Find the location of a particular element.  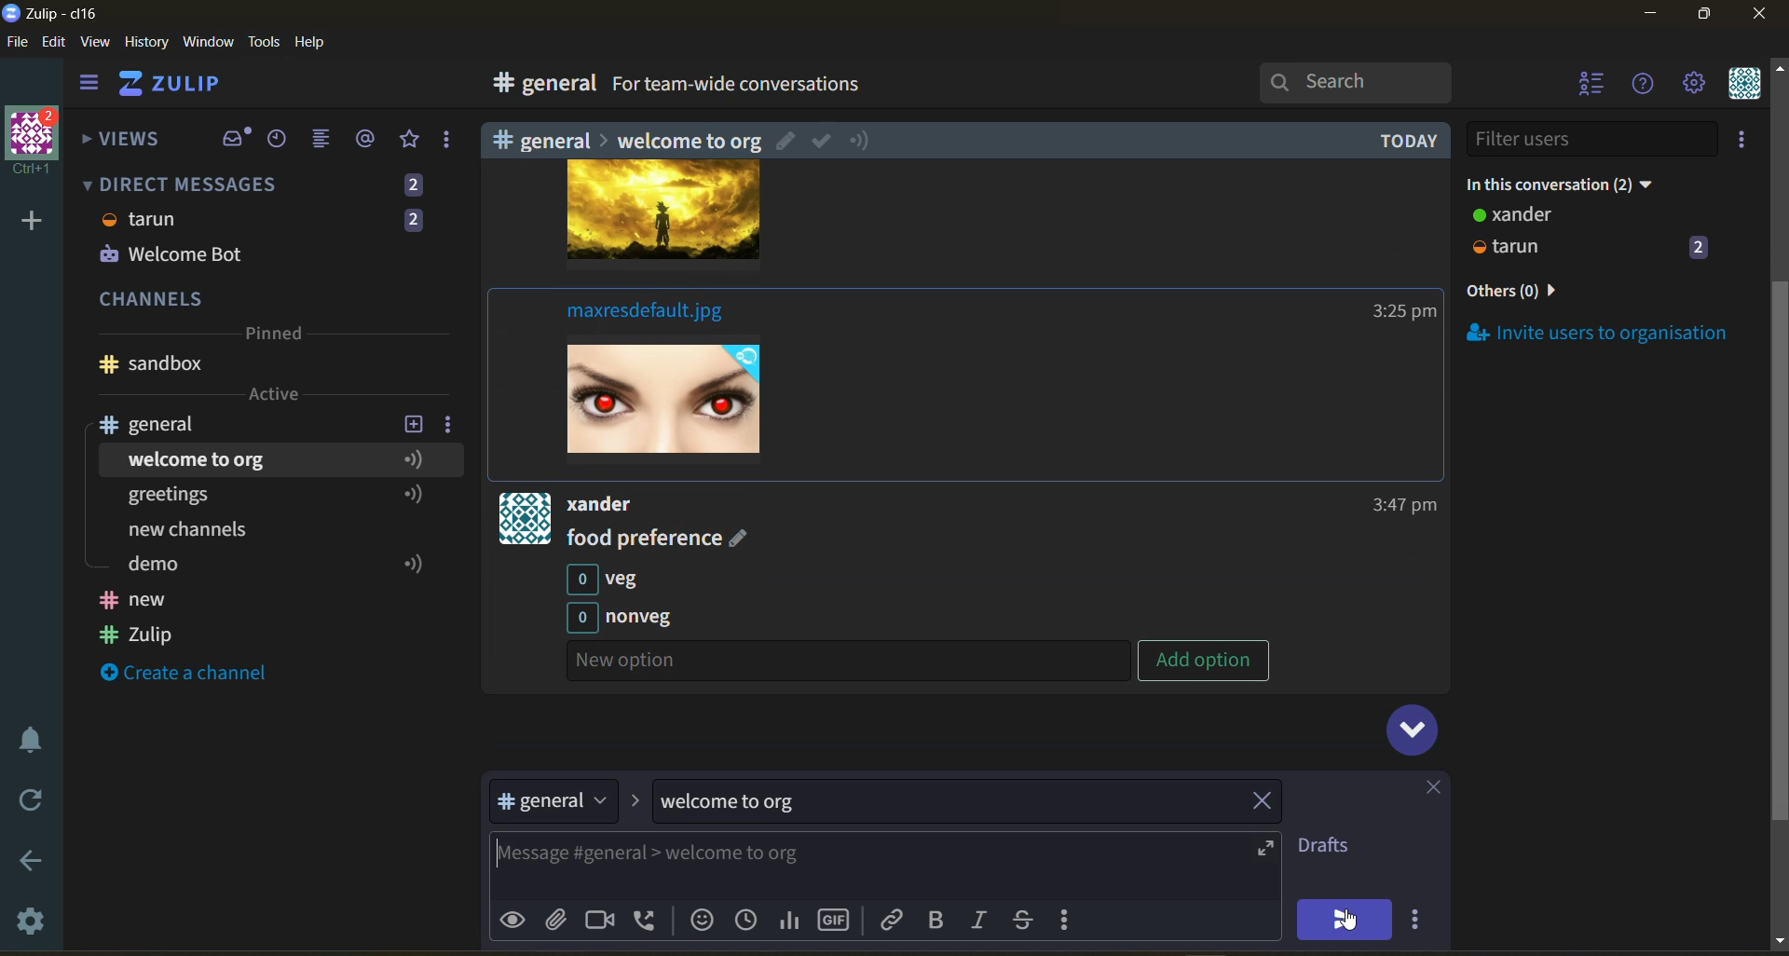

create a channel is located at coordinates (195, 675).